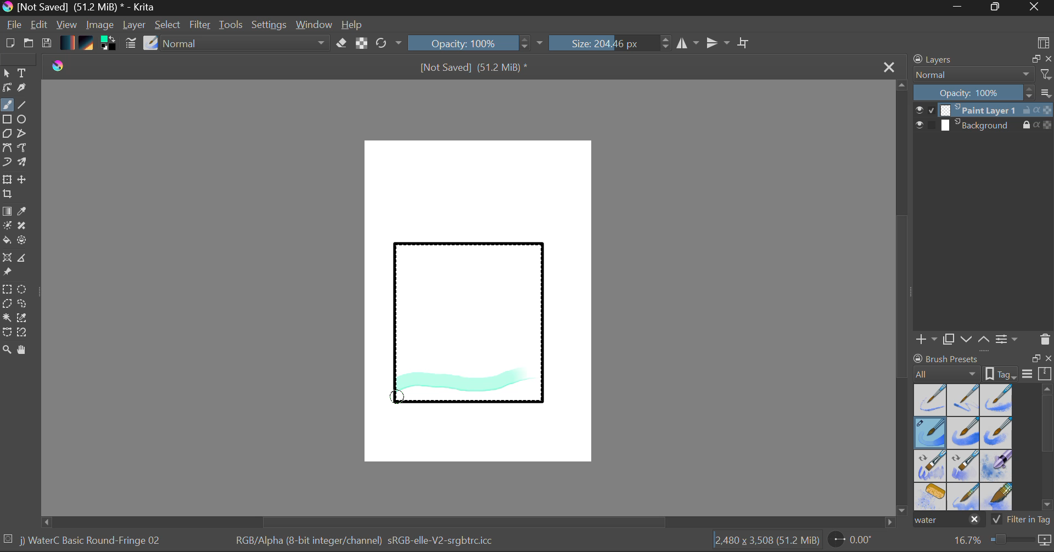 The height and width of the screenshot is (552, 1054). I want to click on Paintbrush, so click(7, 106).